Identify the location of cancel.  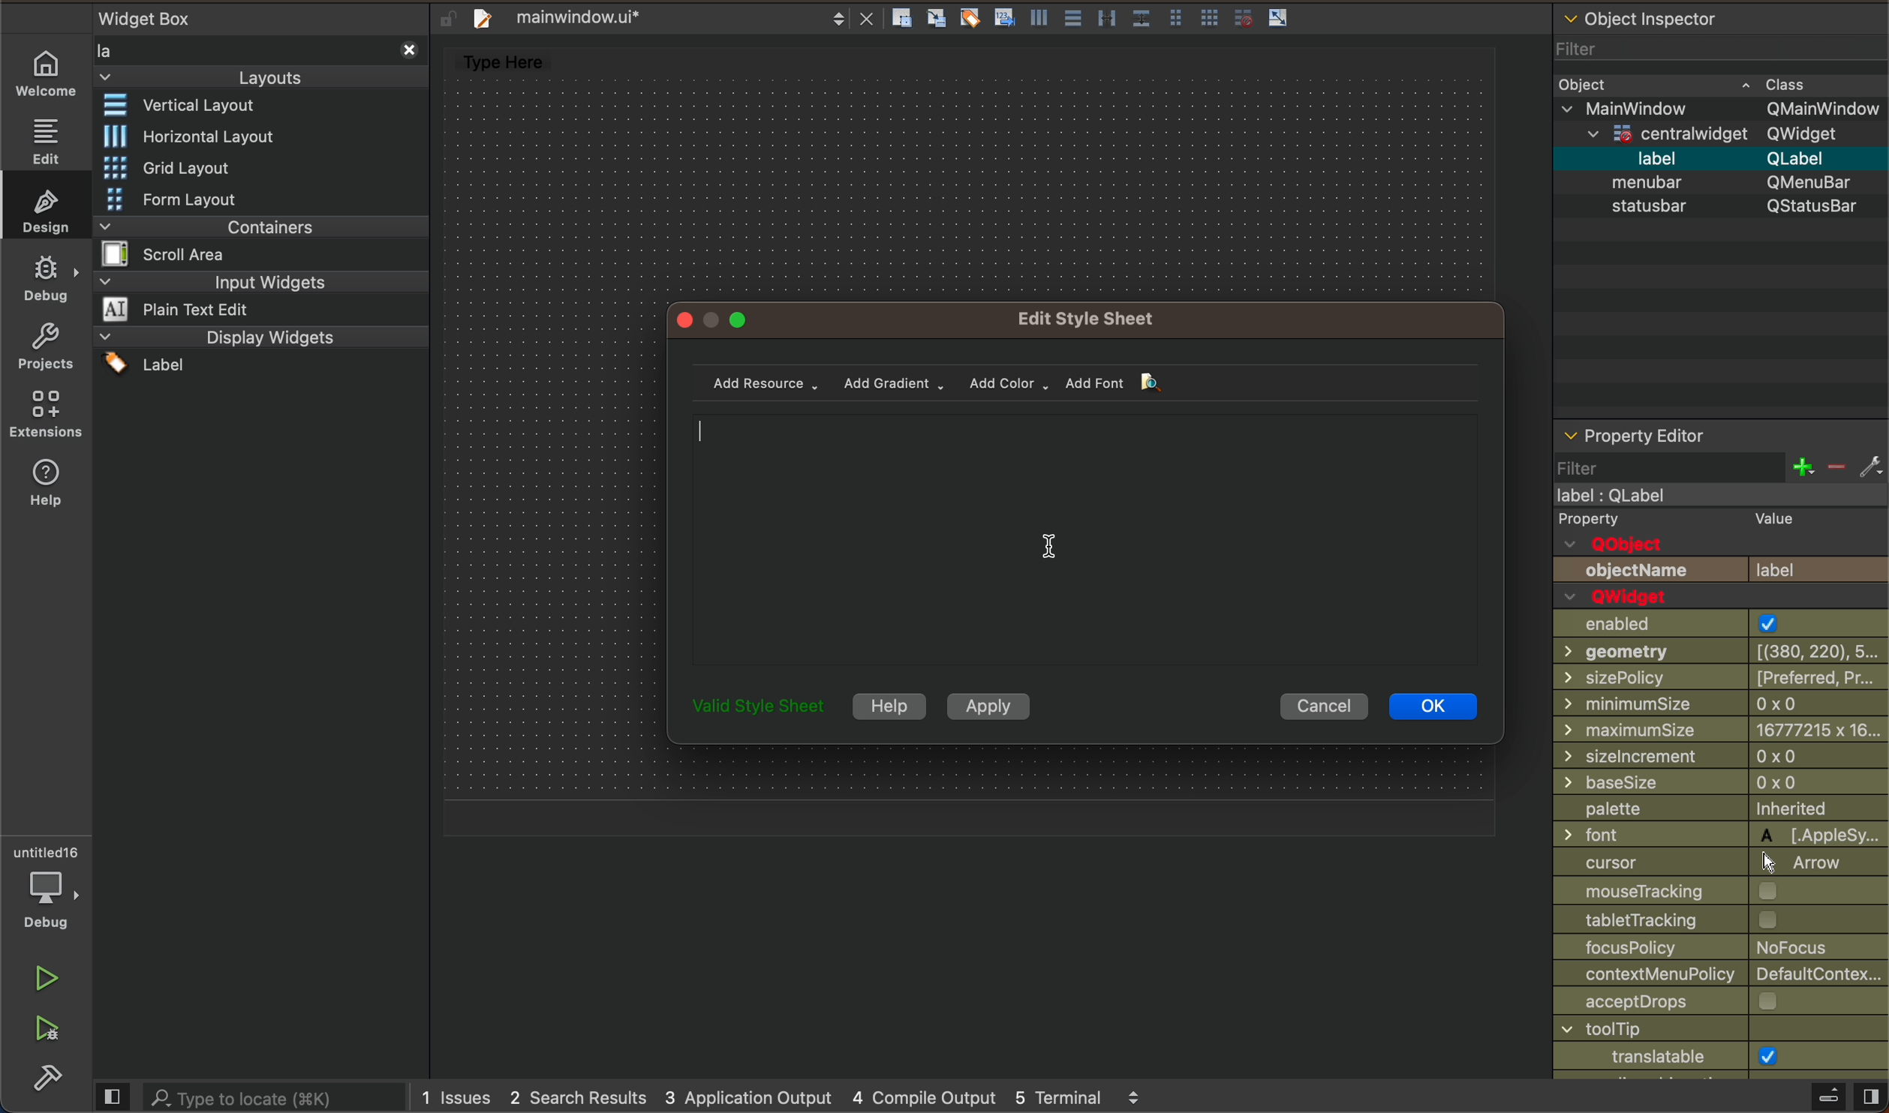
(1325, 709).